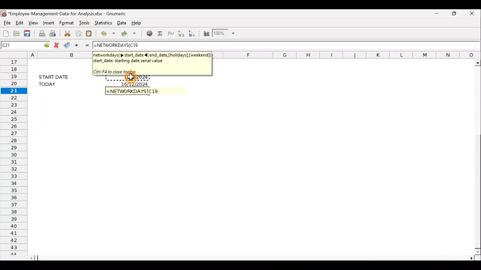 This screenshot has height=270, width=481. What do you see at coordinates (42, 45) in the screenshot?
I see `GO TO` at bounding box center [42, 45].